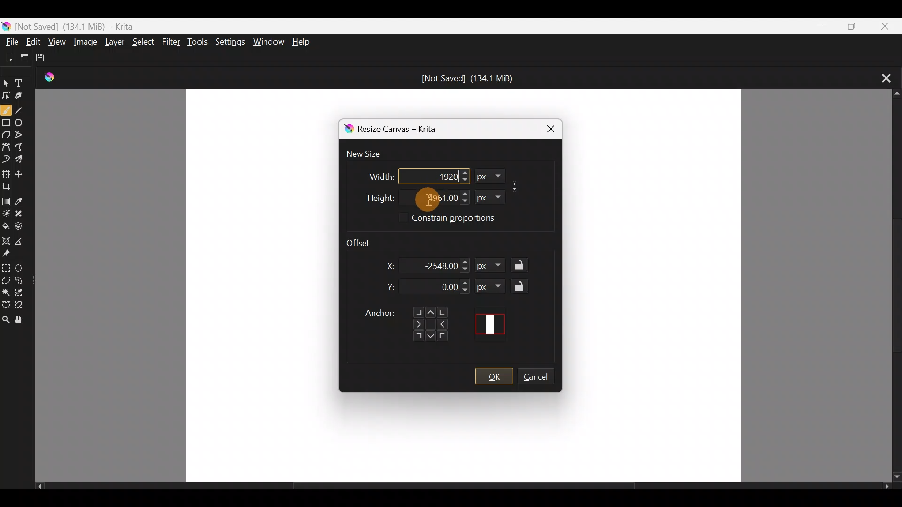 The image size is (902, 507). Describe the element at coordinates (466, 290) in the screenshot. I see `Decrease Y dimension` at that location.